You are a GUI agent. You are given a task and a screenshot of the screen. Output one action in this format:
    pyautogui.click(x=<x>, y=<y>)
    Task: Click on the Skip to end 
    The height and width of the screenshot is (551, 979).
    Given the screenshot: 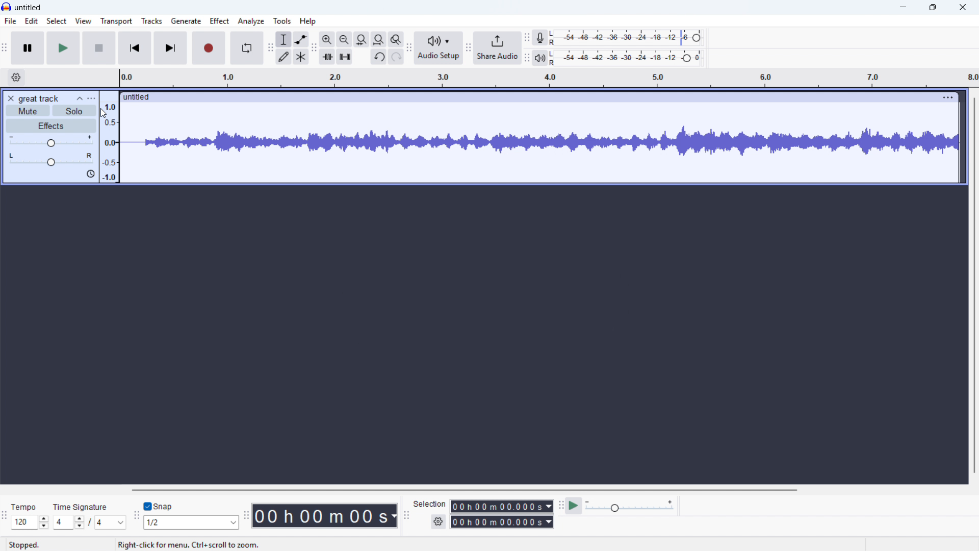 What is the action you would take?
    pyautogui.click(x=170, y=48)
    